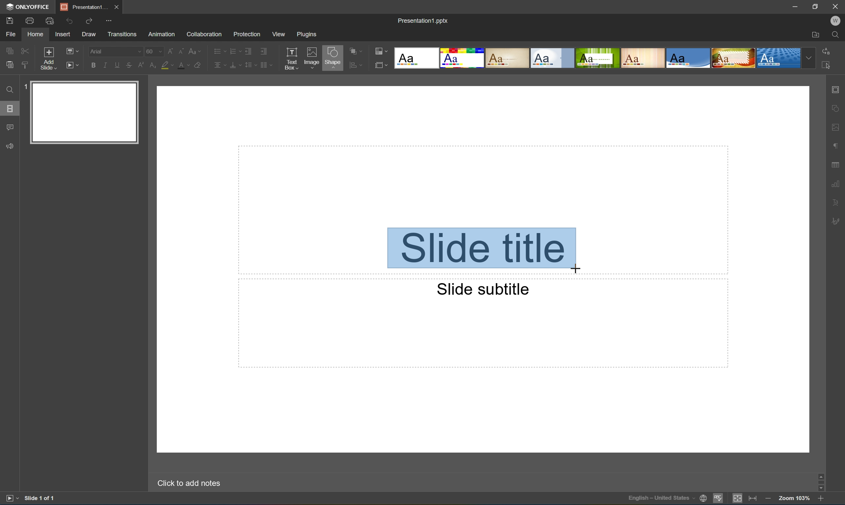 Image resolution: width=845 pixels, height=505 pixels. What do you see at coordinates (767, 499) in the screenshot?
I see `Zoom out` at bounding box center [767, 499].